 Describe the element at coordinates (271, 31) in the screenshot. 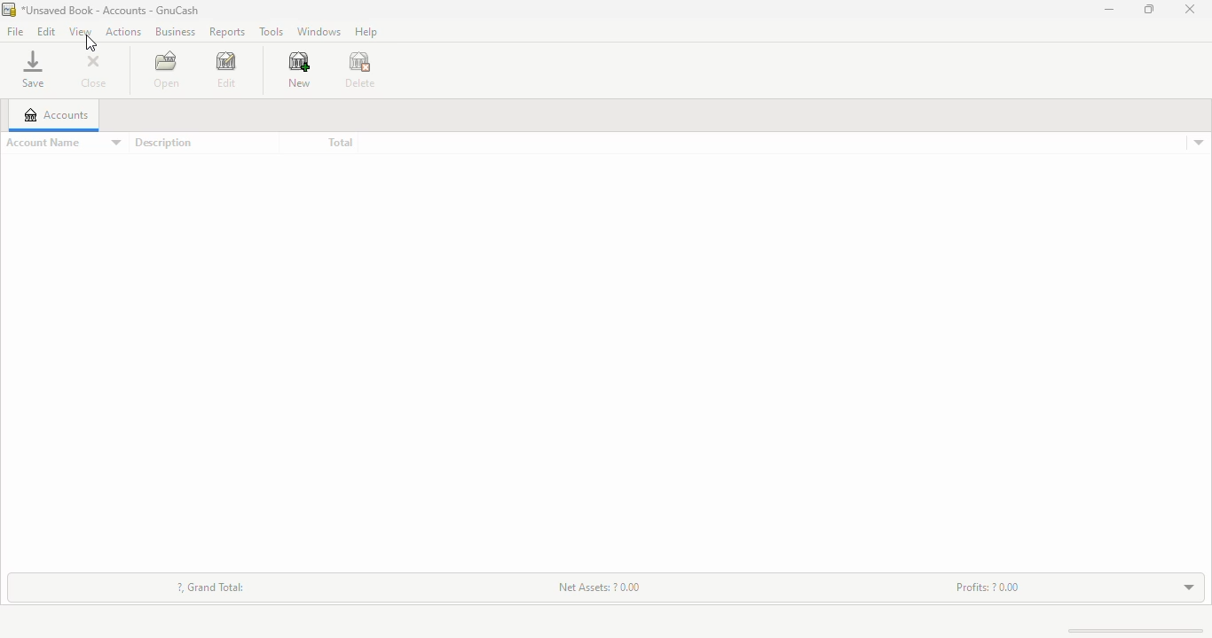

I see `tools` at that location.